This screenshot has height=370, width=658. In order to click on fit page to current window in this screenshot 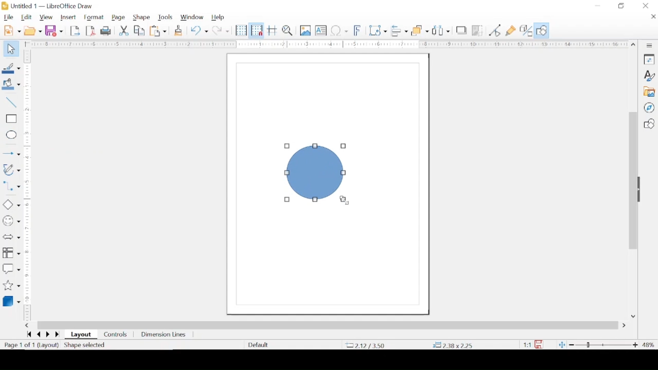, I will do `click(562, 345)`.